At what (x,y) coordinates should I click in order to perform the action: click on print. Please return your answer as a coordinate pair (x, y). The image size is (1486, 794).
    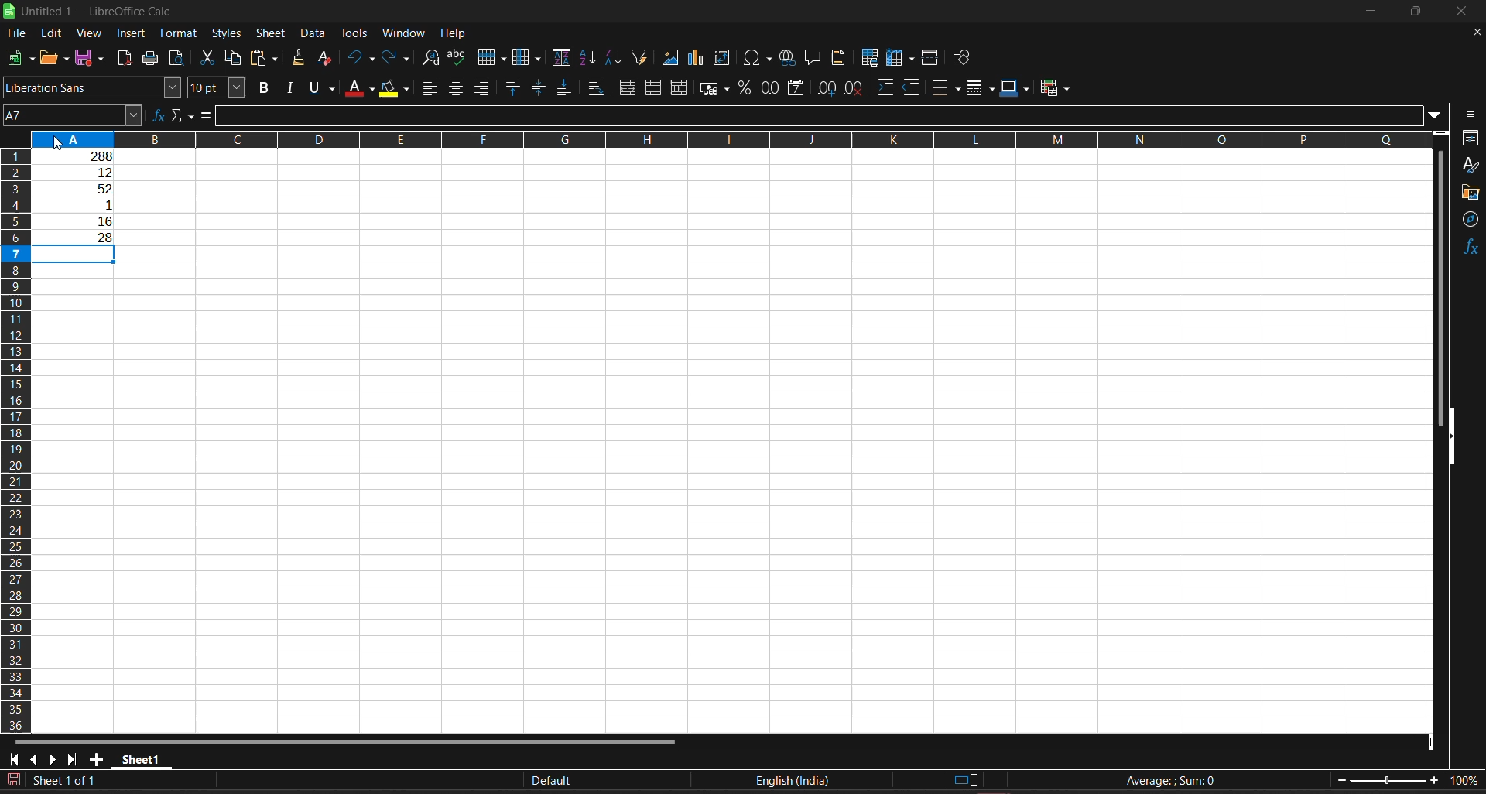
    Looking at the image, I should click on (150, 59).